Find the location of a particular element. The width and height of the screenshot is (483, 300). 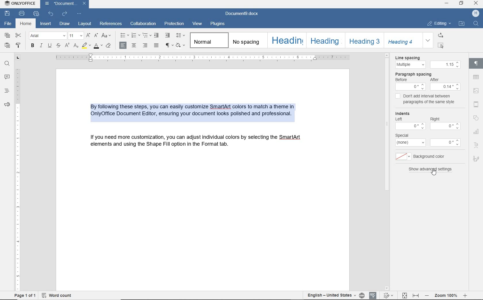

(none) is located at coordinates (410, 144).